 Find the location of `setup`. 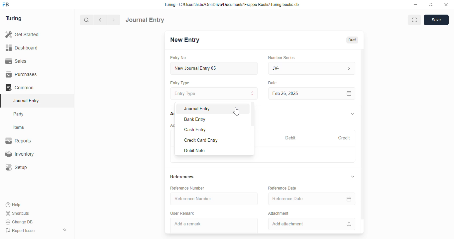

setup is located at coordinates (17, 168).